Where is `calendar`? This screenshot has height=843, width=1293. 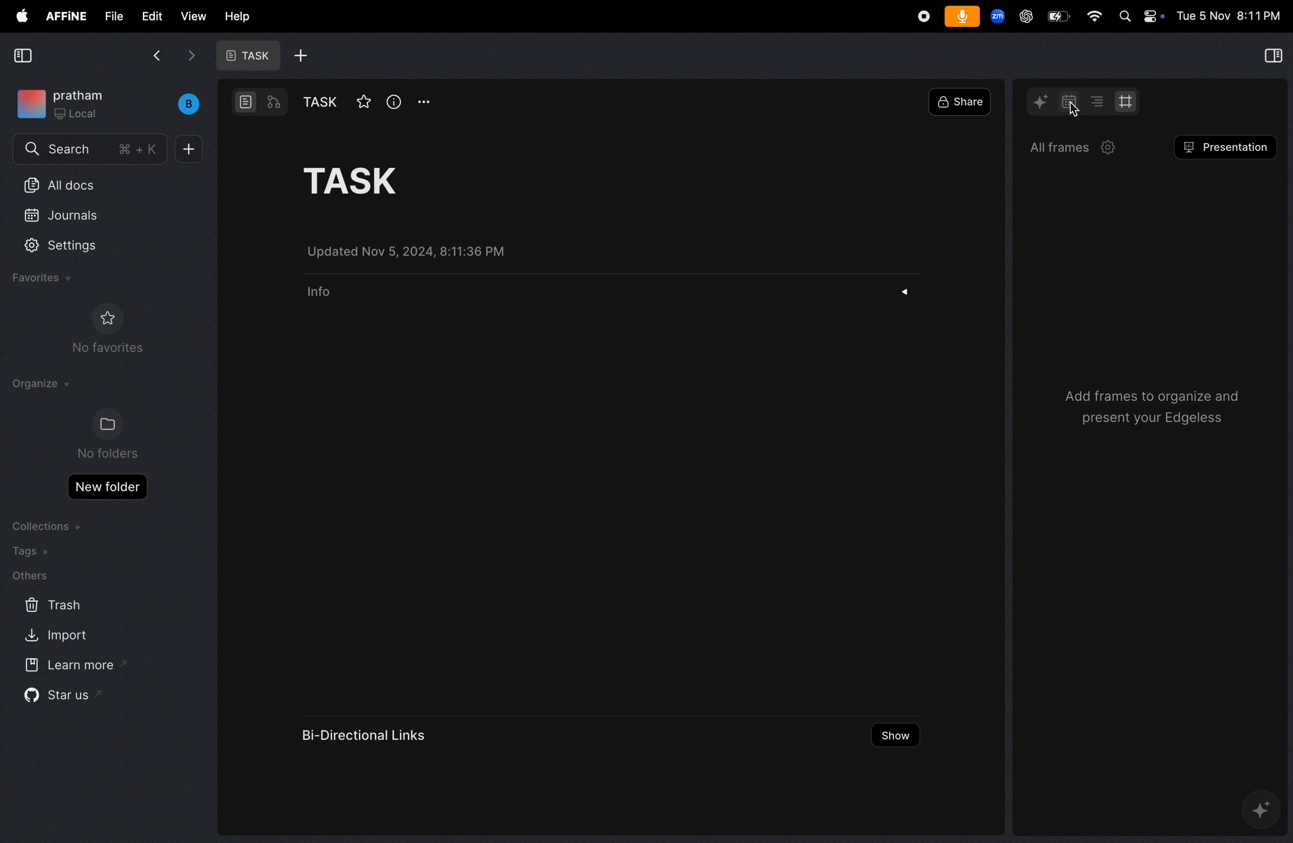 calendar is located at coordinates (1065, 102).